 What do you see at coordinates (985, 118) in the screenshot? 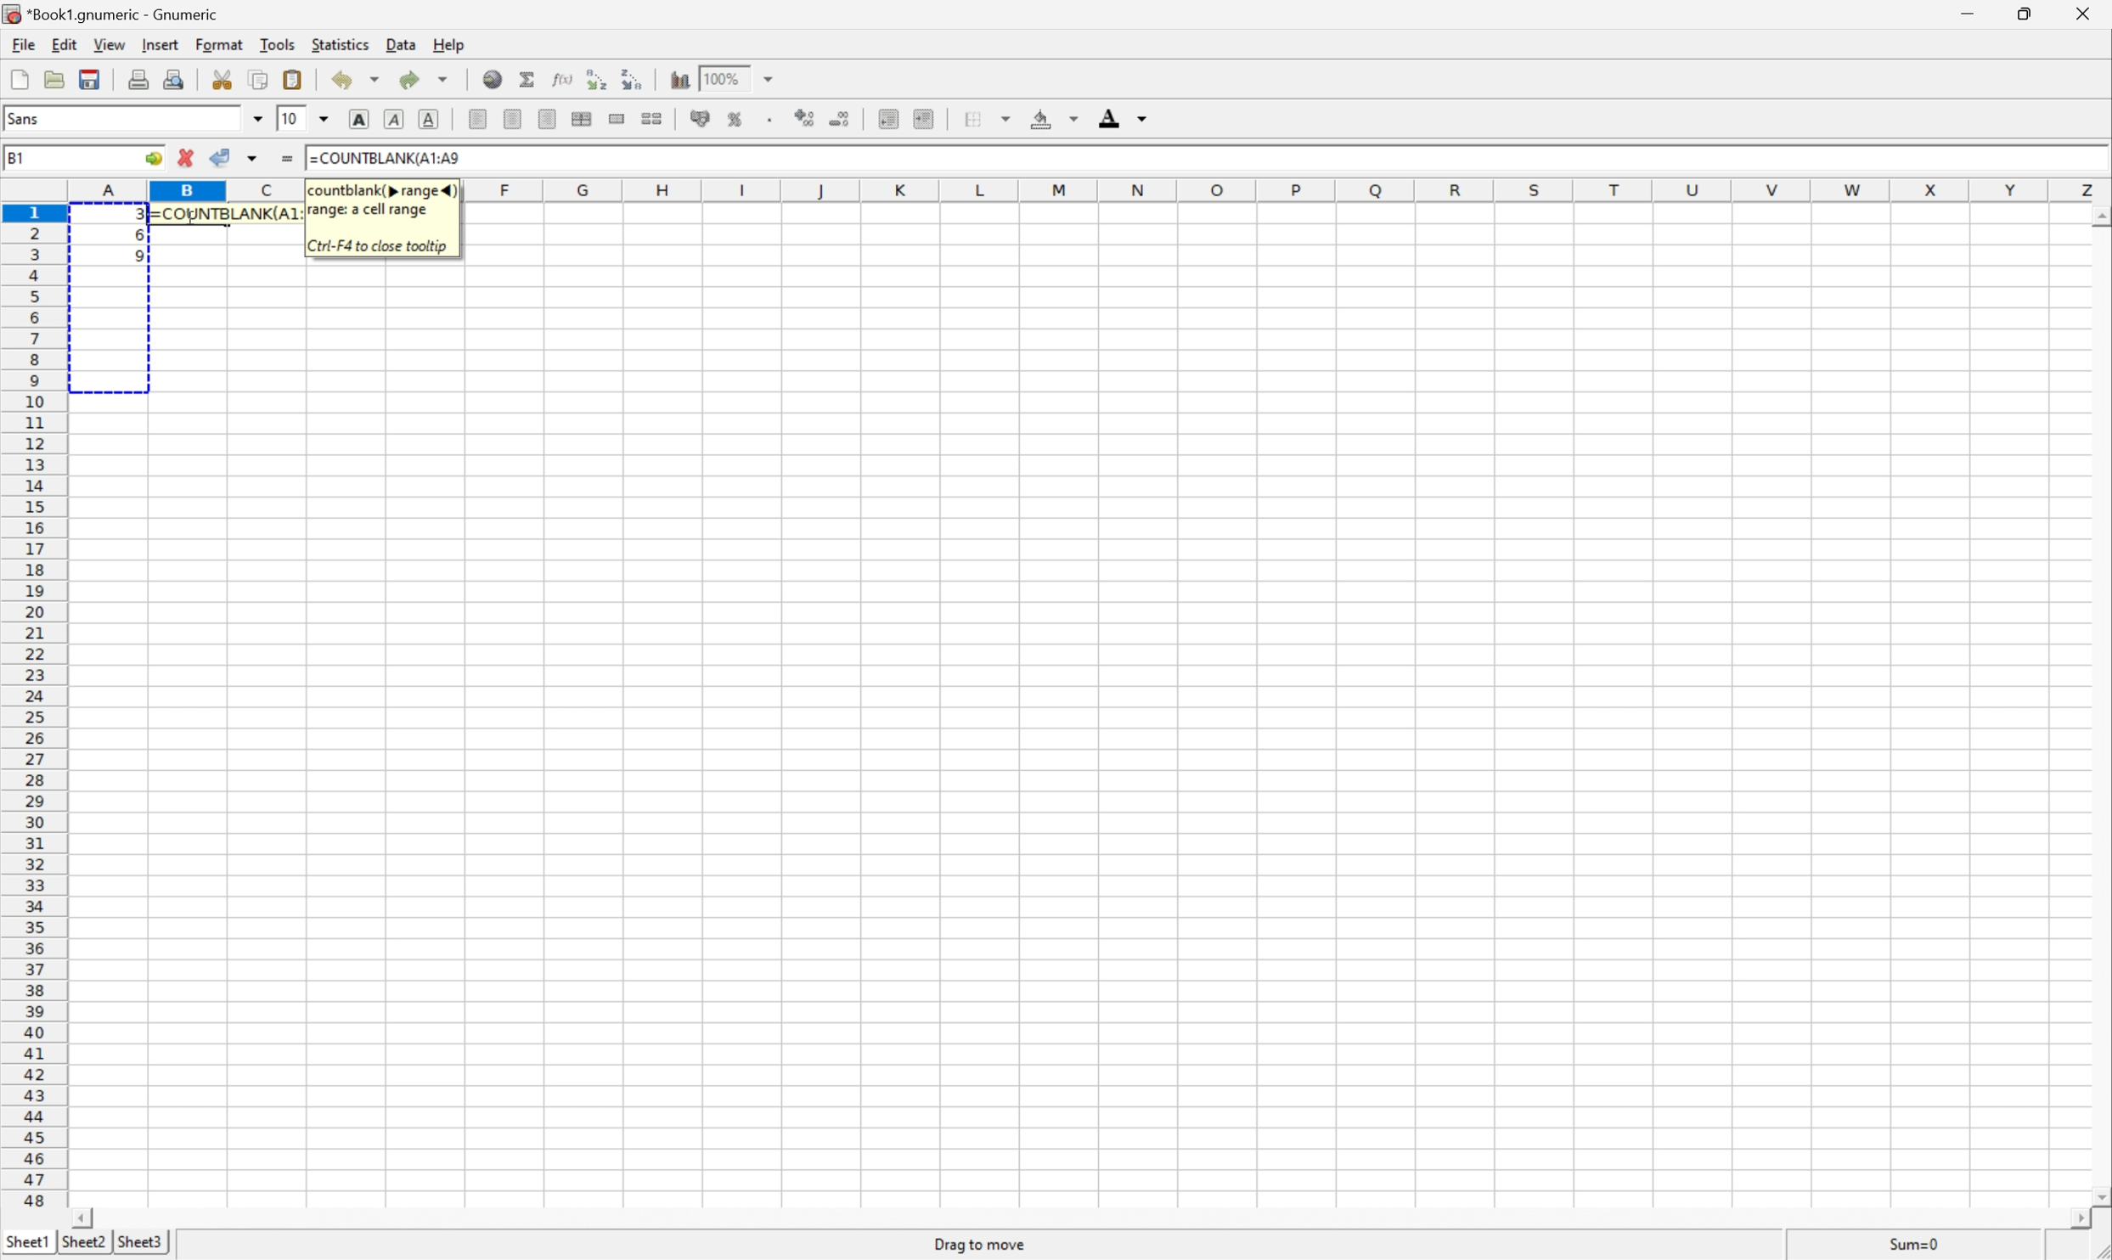
I see `Borders` at bounding box center [985, 118].